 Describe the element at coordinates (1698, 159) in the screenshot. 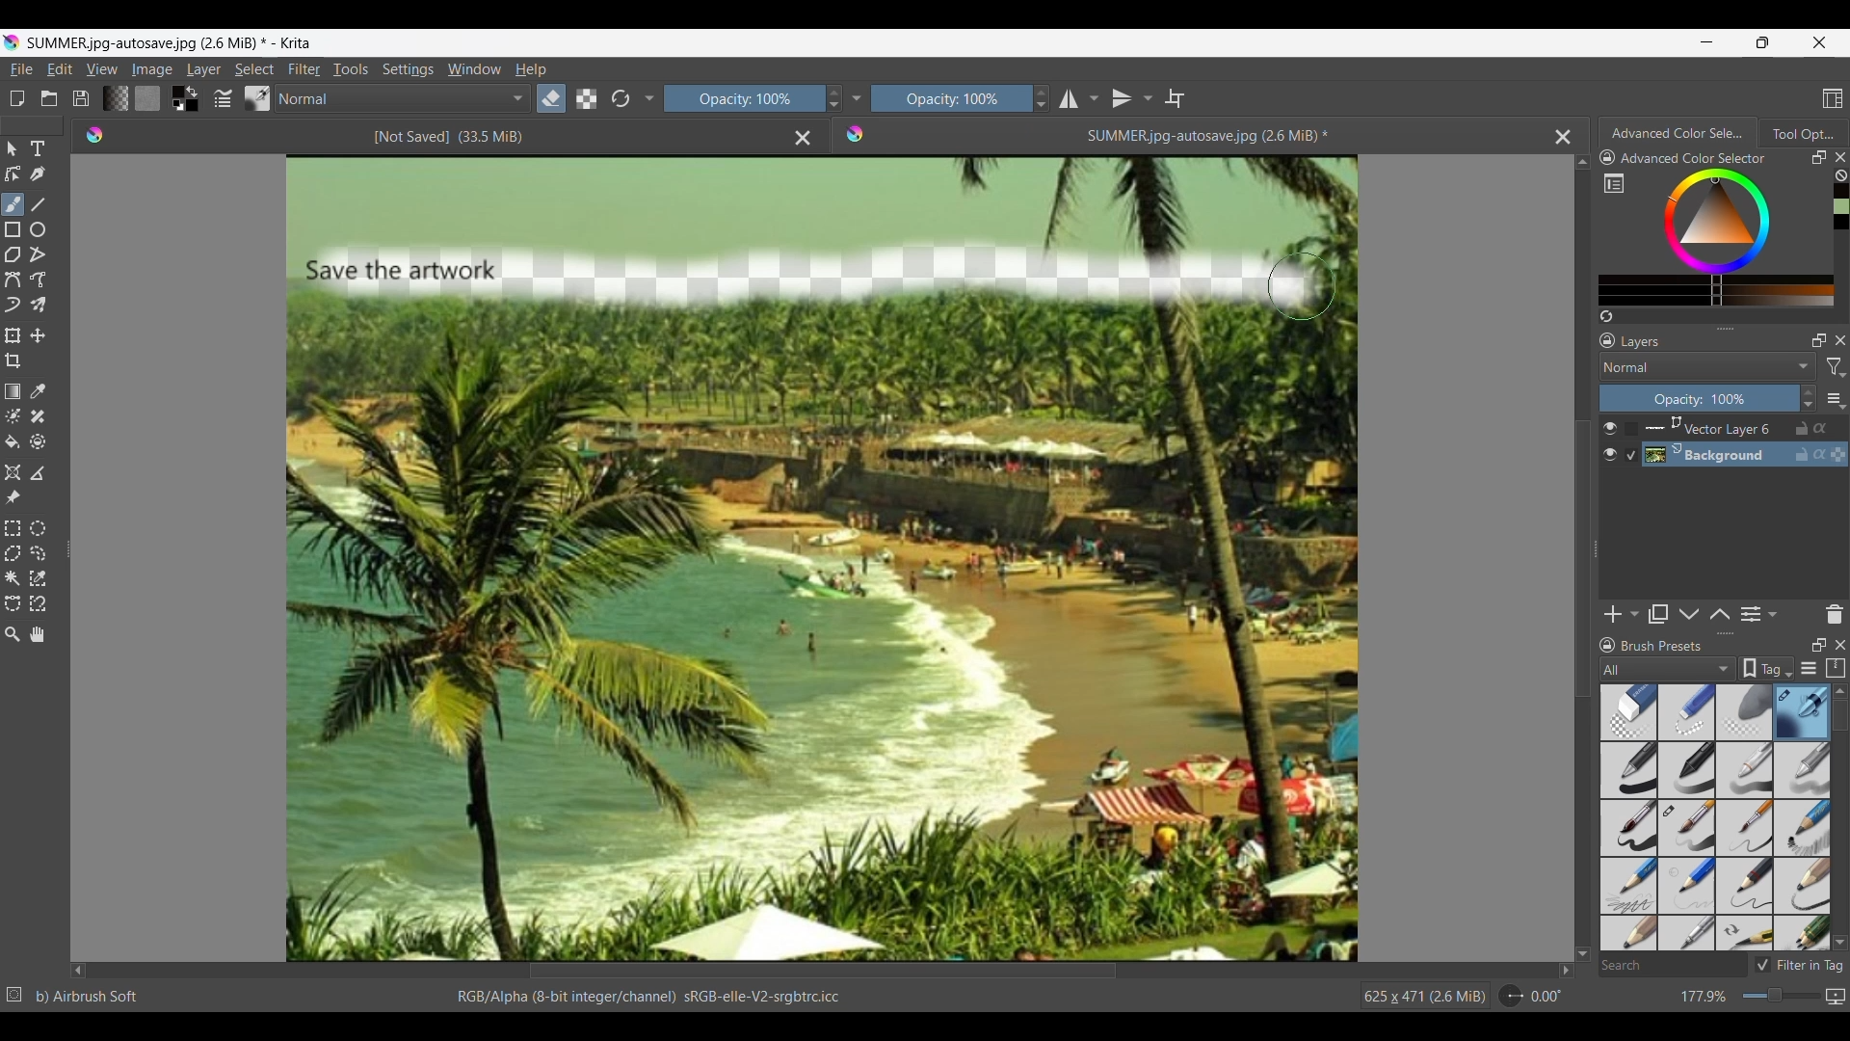

I see `Advanced Color Selector` at that location.